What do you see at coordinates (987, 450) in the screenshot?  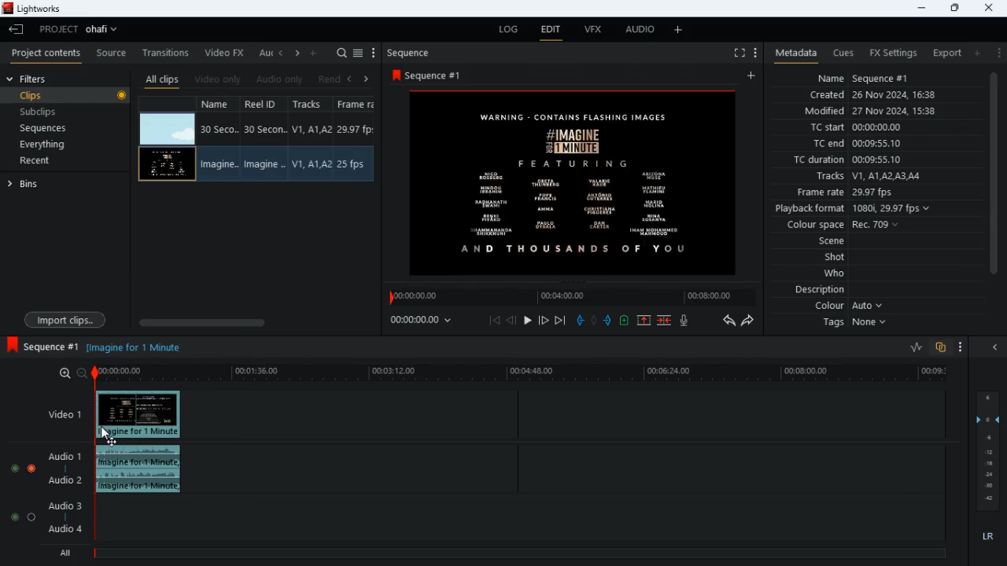 I see `layers` at bounding box center [987, 450].